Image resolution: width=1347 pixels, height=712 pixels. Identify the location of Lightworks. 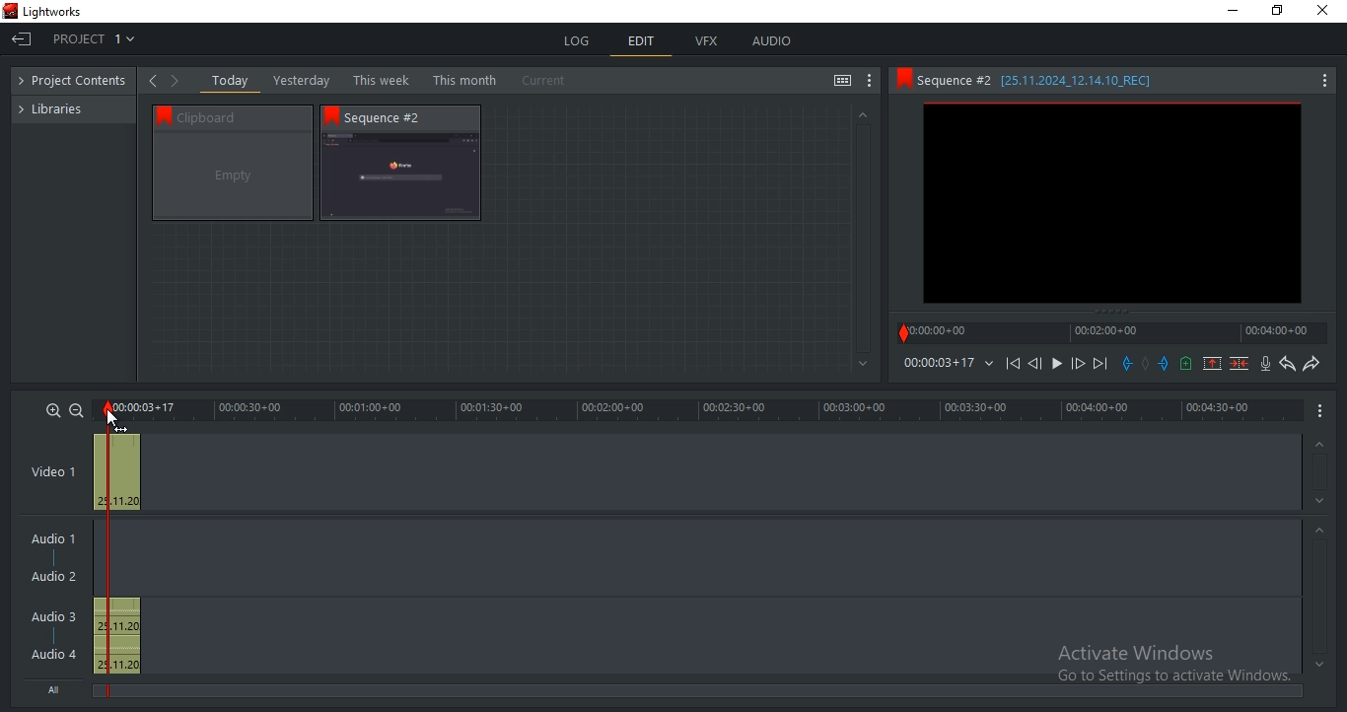
(53, 12).